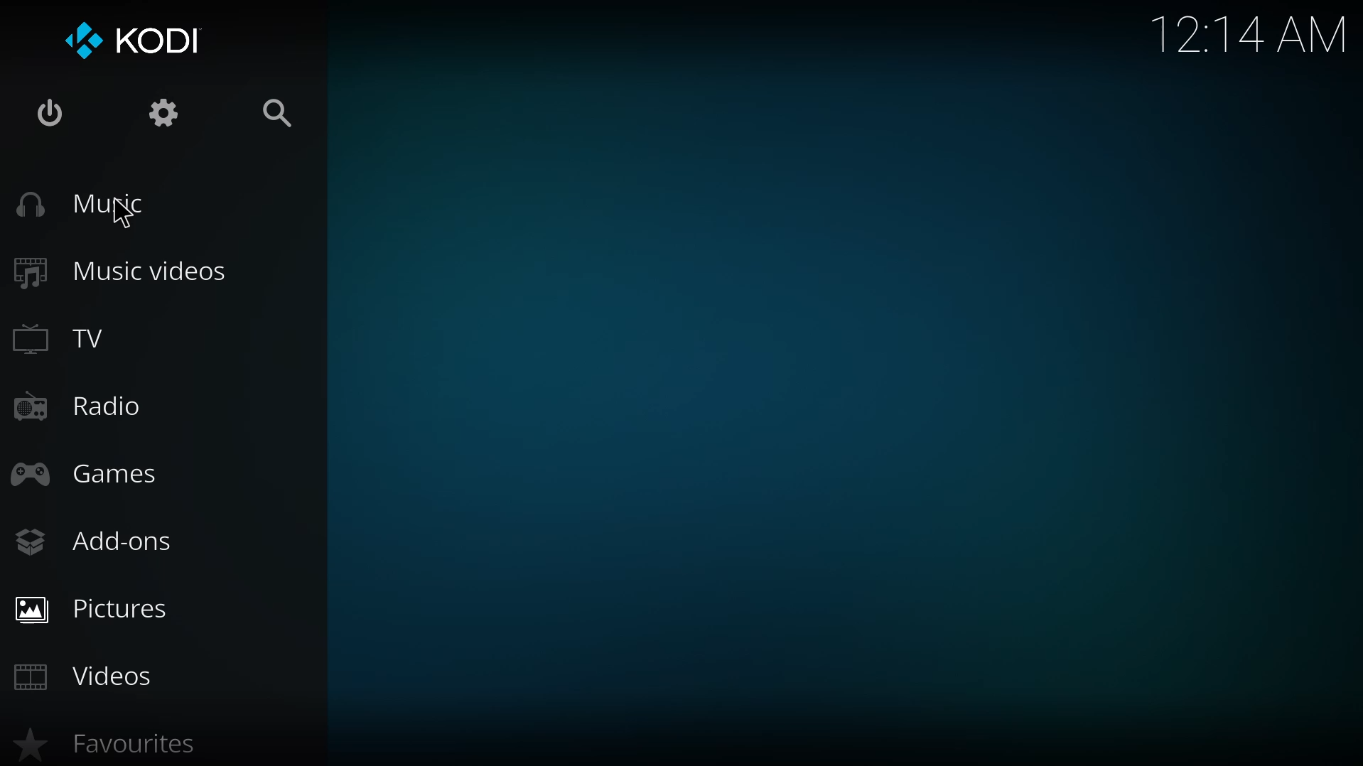 The image size is (1363, 766). Describe the element at coordinates (124, 745) in the screenshot. I see `favorites` at that location.